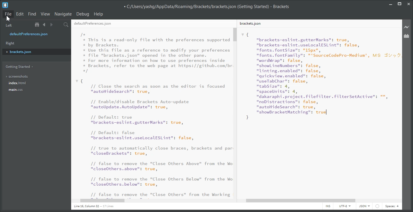 This screenshot has height=212, width=413. I want to click on Split the editor vertically or Horizontally, so click(59, 25).